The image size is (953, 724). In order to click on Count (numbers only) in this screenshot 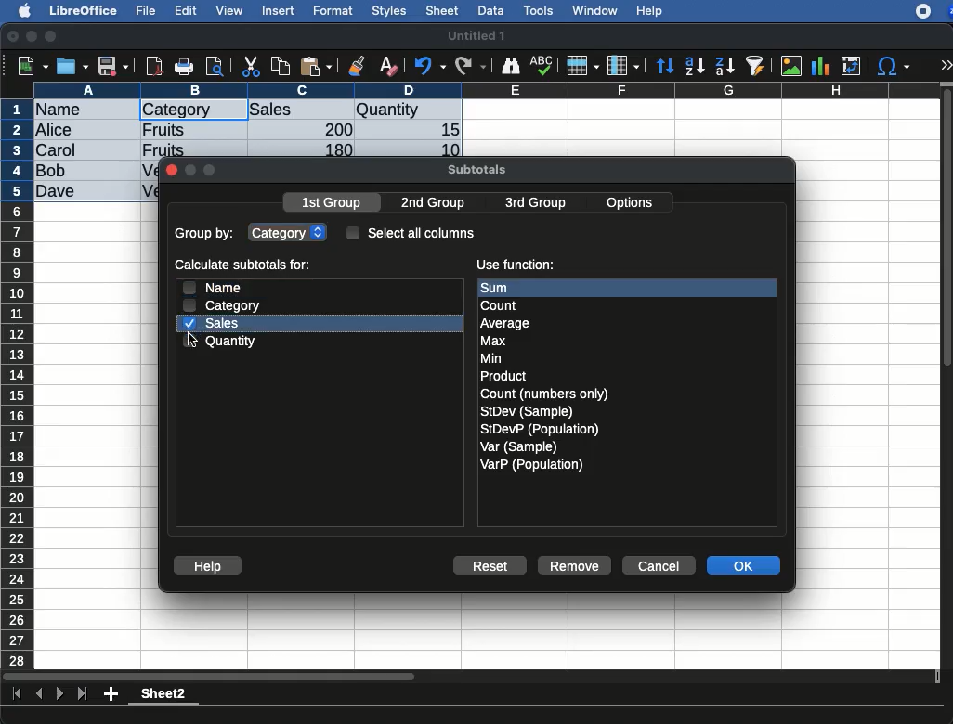, I will do `click(546, 394)`.